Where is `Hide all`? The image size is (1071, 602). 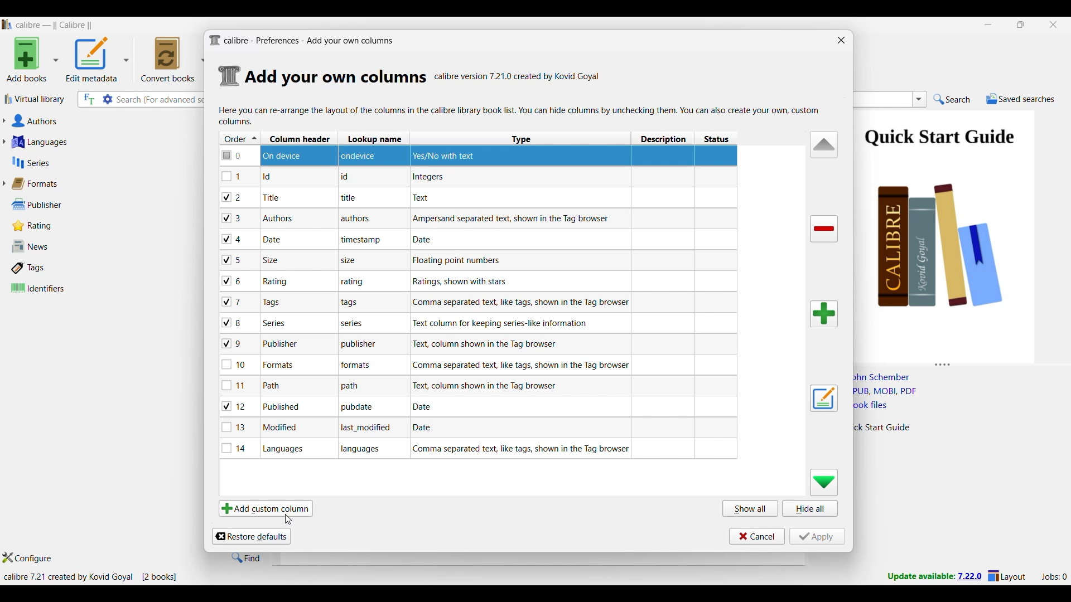
Hide all is located at coordinates (810, 508).